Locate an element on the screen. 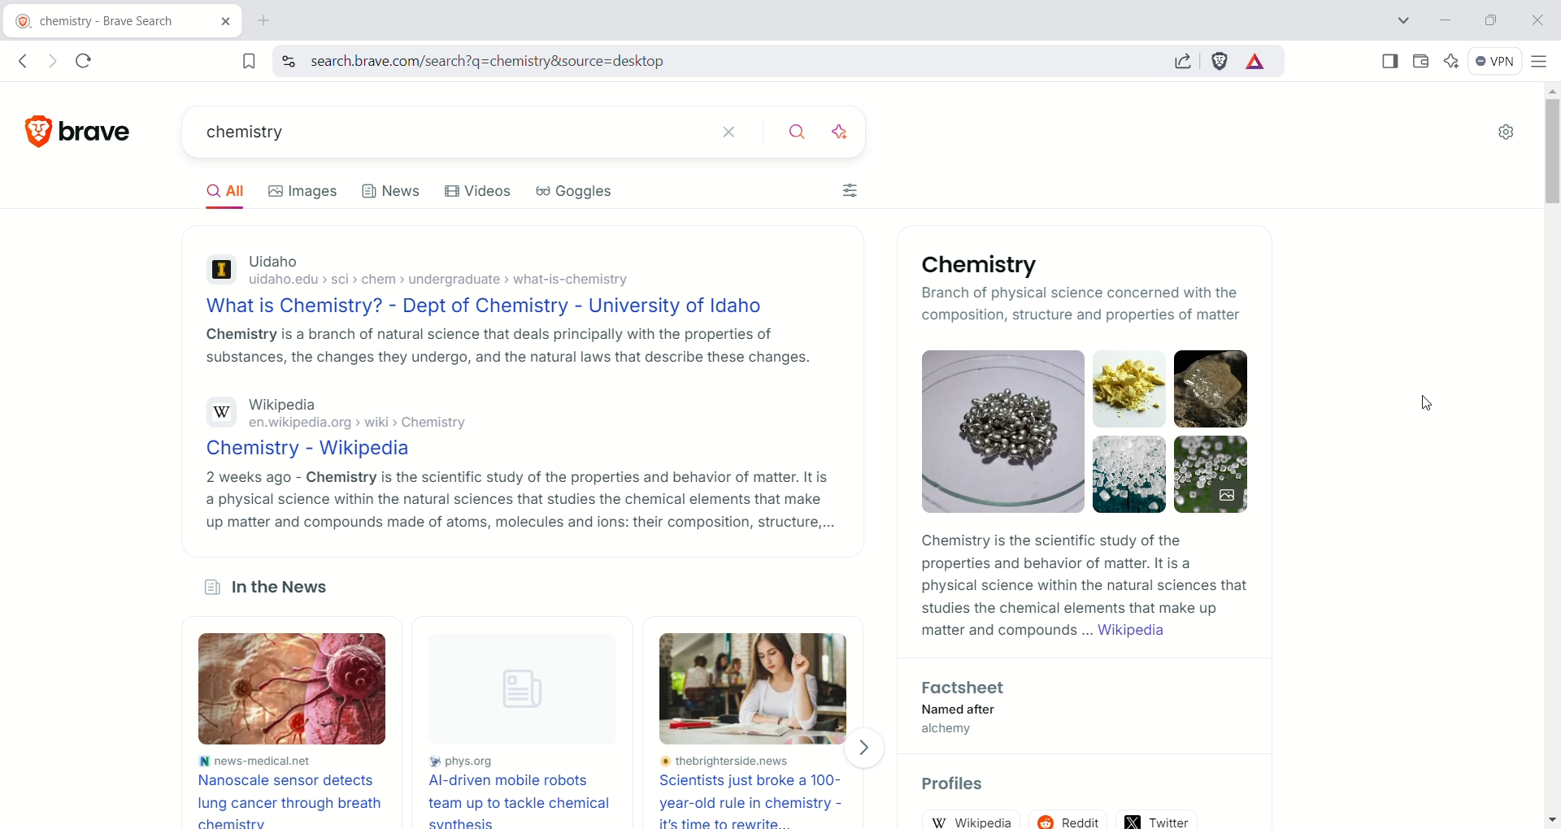  clear is located at coordinates (730, 130).